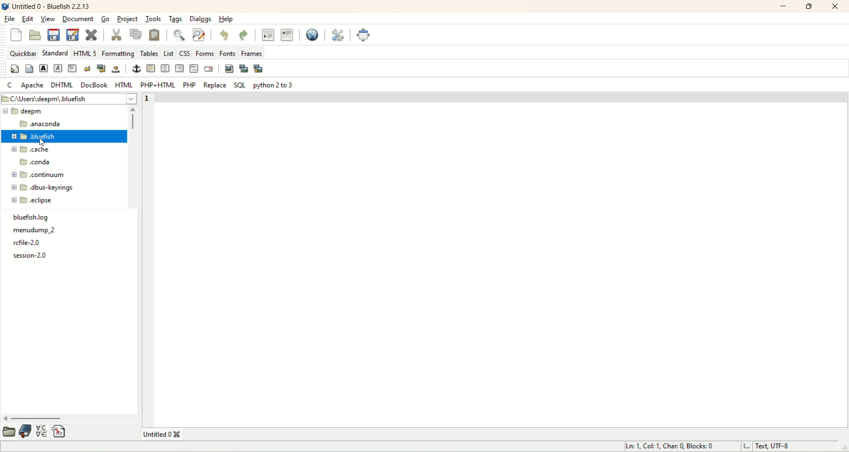 This screenshot has width=849, height=452. What do you see at coordinates (69, 417) in the screenshot?
I see `horizontal scroll bar` at bounding box center [69, 417].